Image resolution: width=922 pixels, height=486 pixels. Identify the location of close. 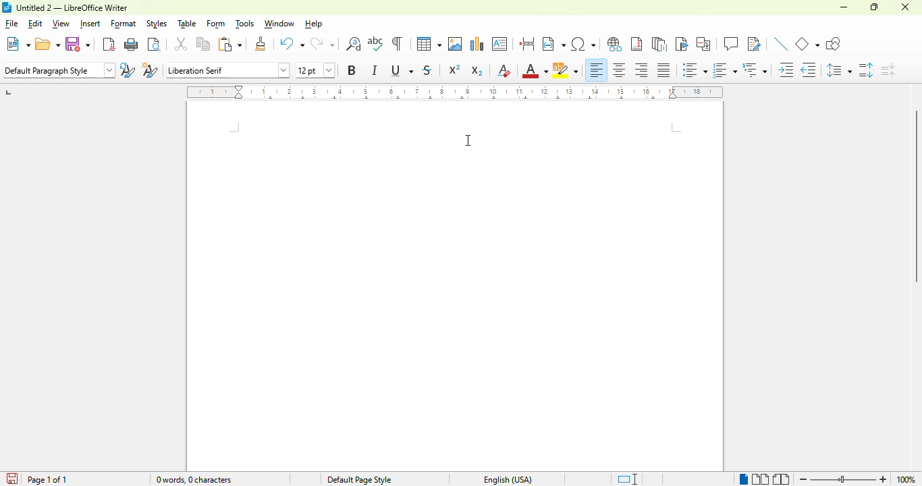
(904, 7).